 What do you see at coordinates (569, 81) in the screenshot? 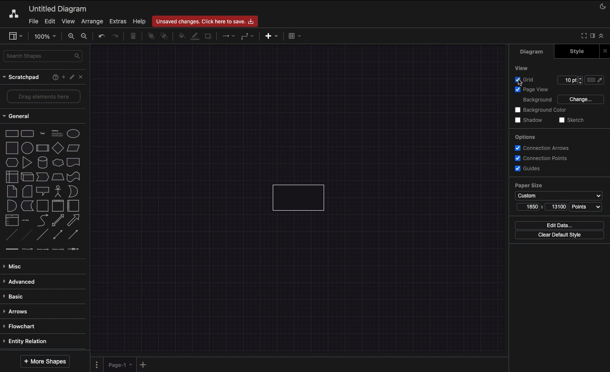
I see `Size` at bounding box center [569, 81].